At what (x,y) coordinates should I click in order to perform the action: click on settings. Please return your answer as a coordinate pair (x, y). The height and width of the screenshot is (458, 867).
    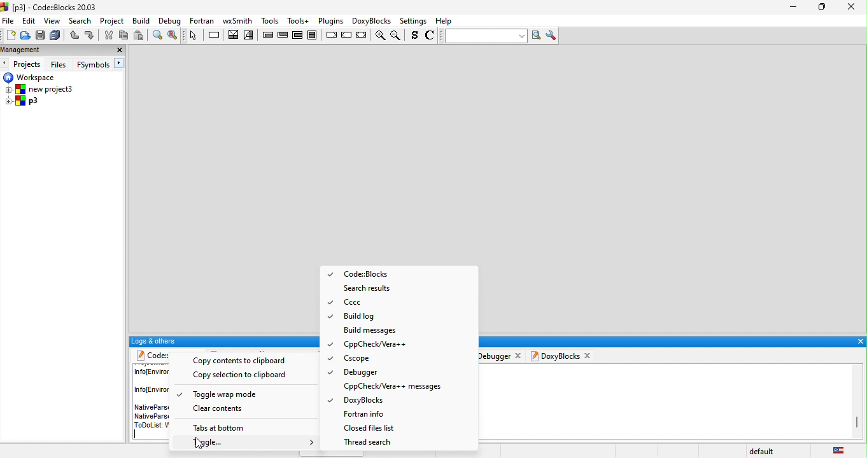
    Looking at the image, I should click on (414, 22).